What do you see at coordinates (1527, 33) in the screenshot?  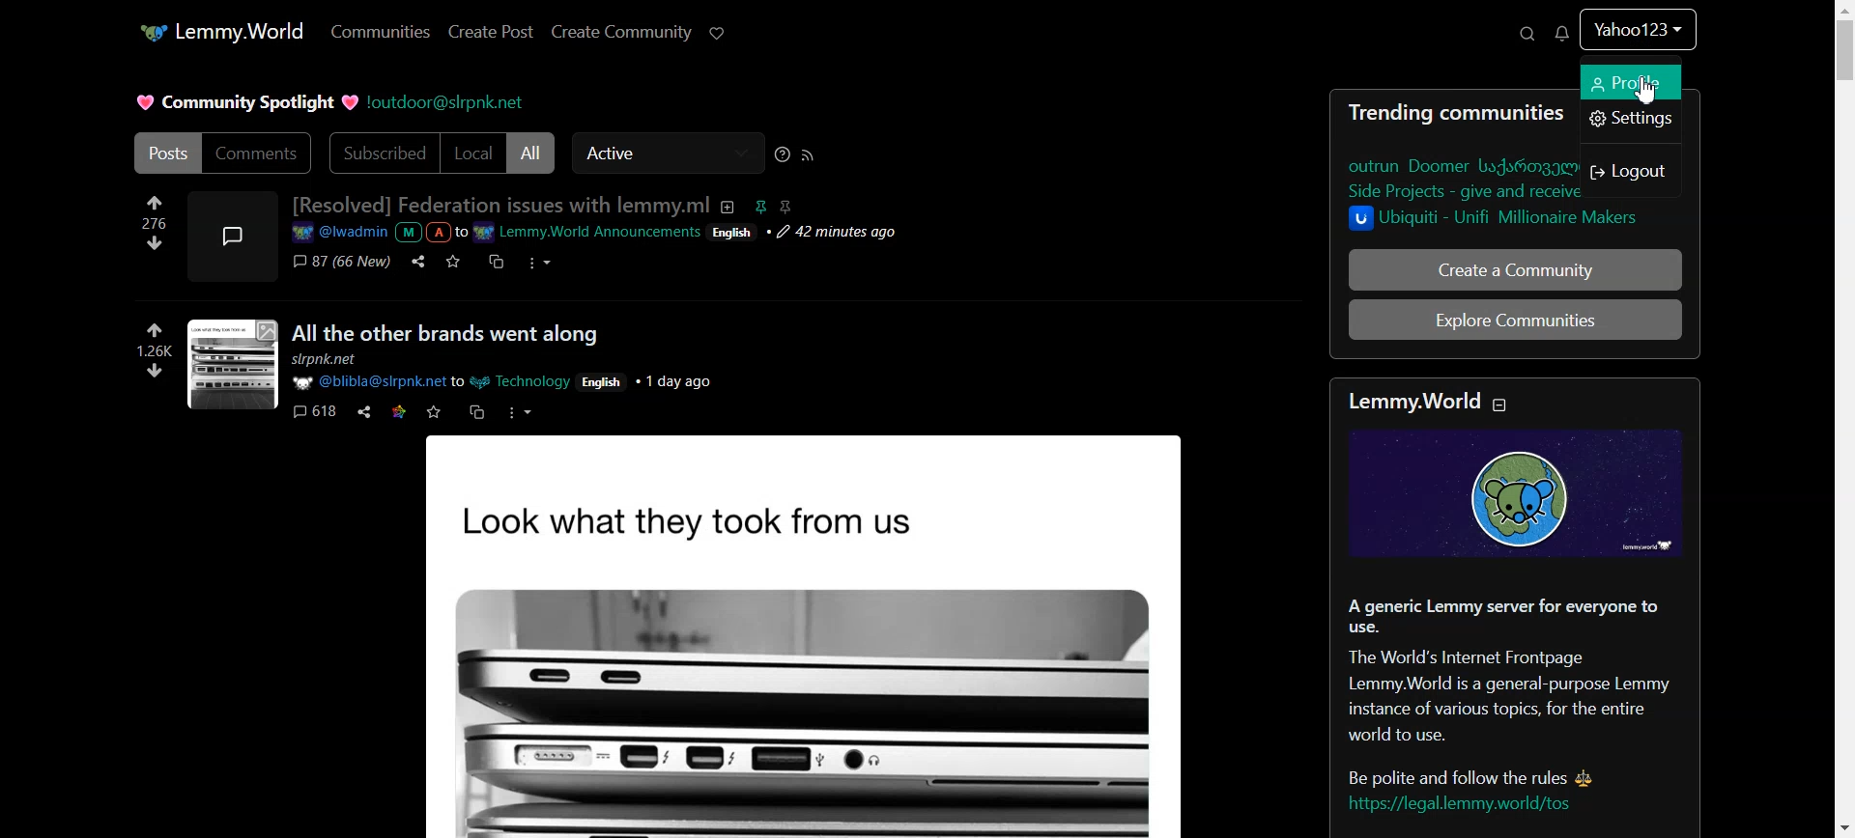 I see `Search` at bounding box center [1527, 33].